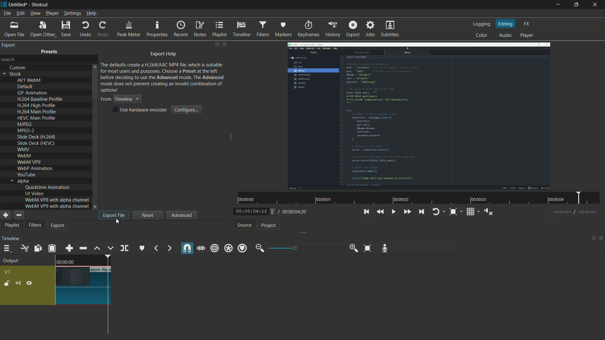  I want to click on player menu, so click(52, 13).